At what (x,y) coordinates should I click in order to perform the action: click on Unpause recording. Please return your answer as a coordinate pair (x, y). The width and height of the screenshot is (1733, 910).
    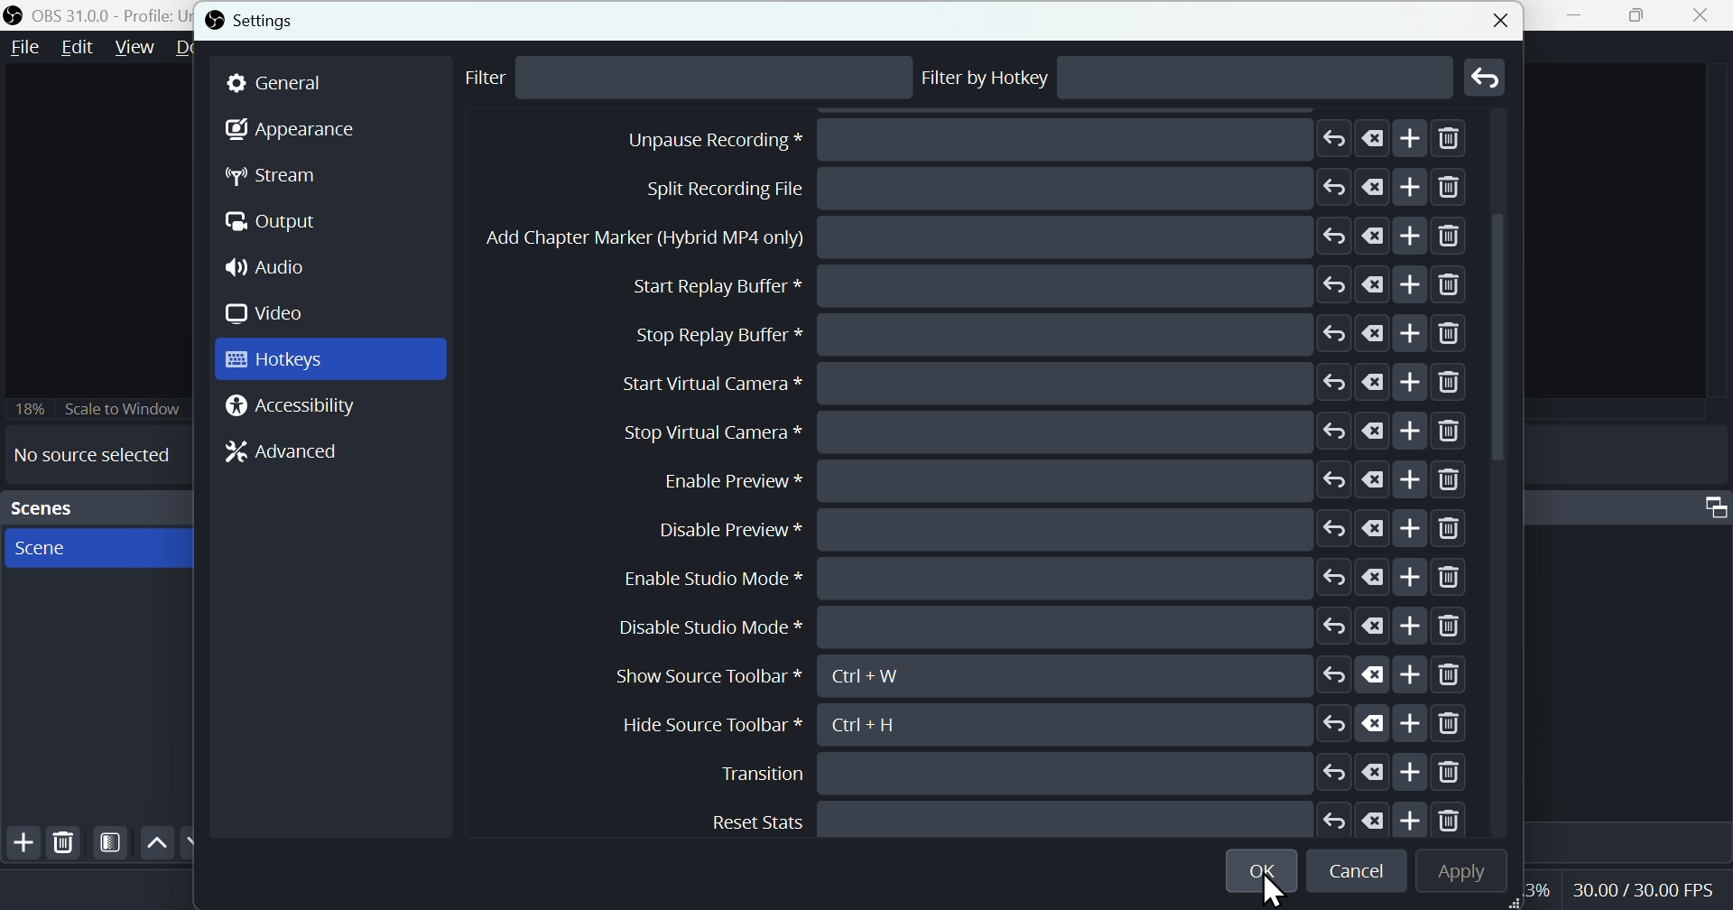
    Looking at the image, I should click on (1055, 333).